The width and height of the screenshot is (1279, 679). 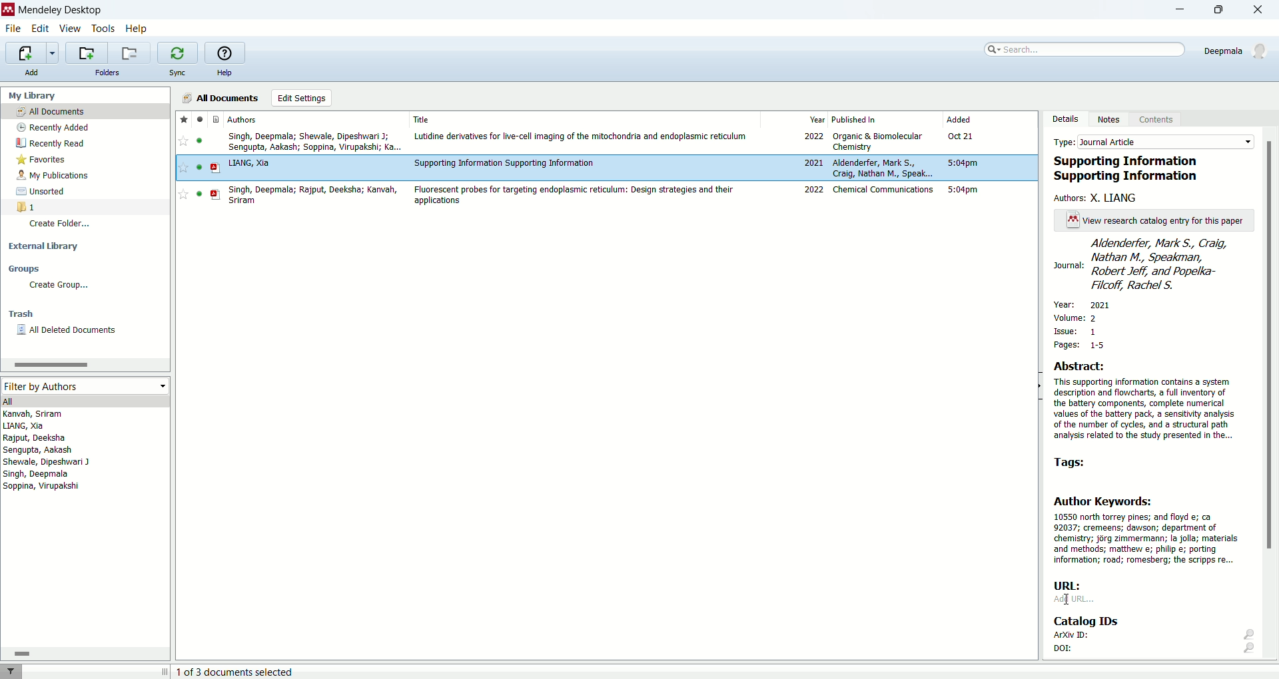 What do you see at coordinates (1074, 599) in the screenshot?
I see `add URL` at bounding box center [1074, 599].